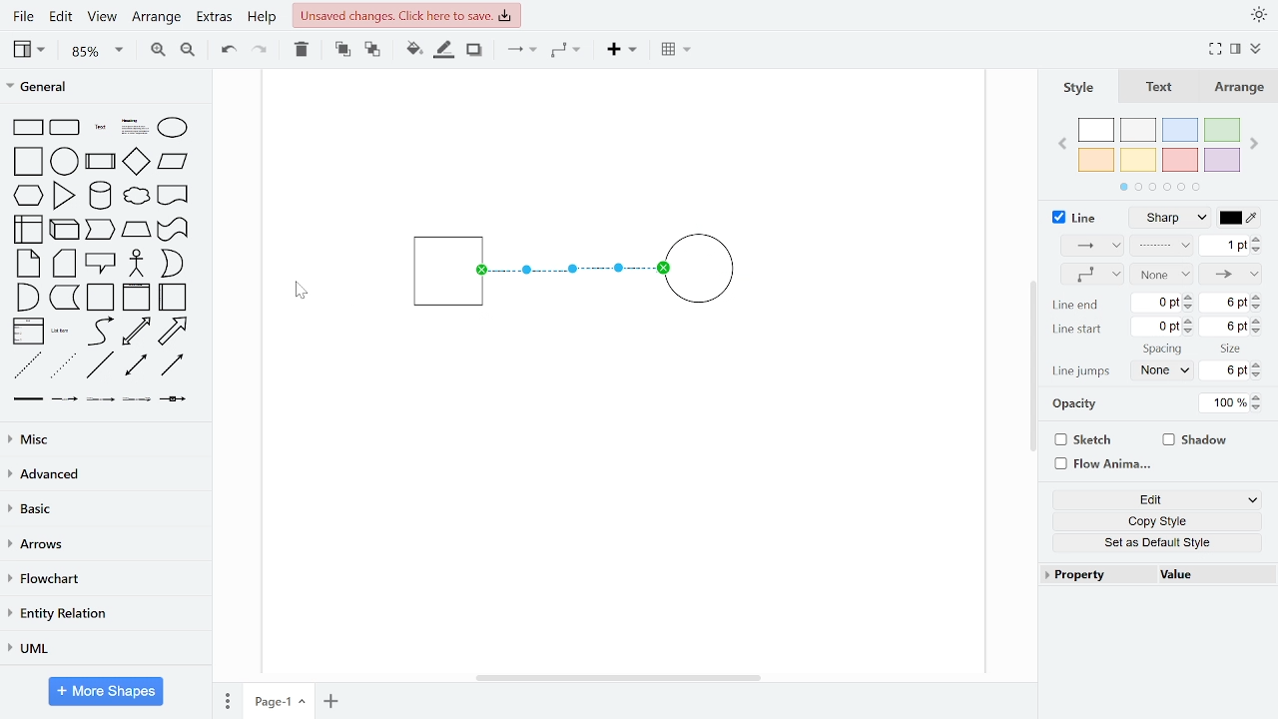 Image resolution: width=1278 pixels, height=719 pixels. What do you see at coordinates (1231, 303) in the screenshot?
I see `change line end size` at bounding box center [1231, 303].